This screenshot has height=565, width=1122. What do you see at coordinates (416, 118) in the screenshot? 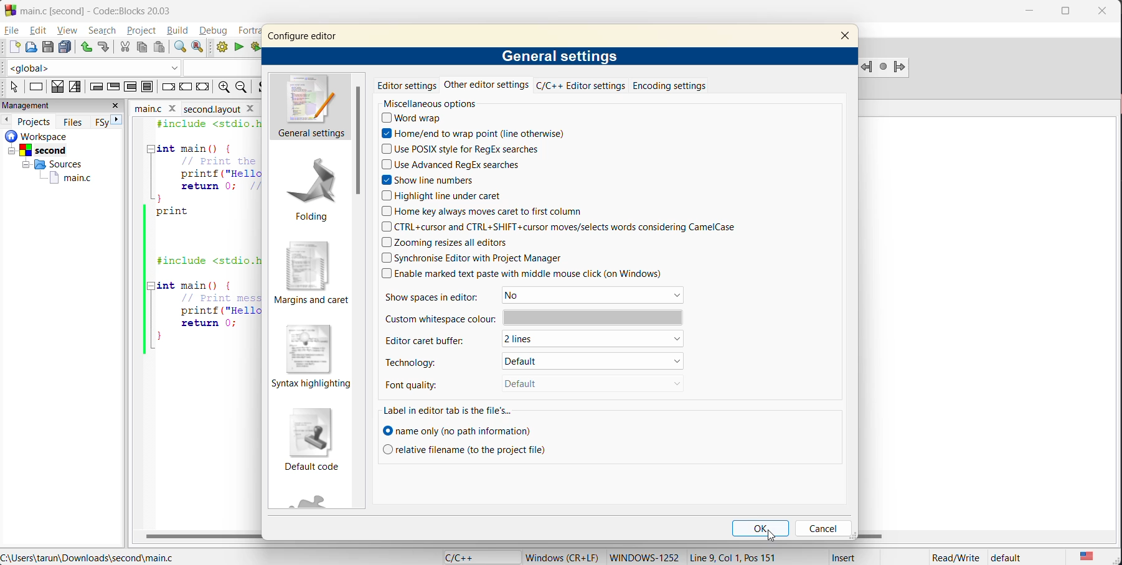
I see `word wrap` at bounding box center [416, 118].